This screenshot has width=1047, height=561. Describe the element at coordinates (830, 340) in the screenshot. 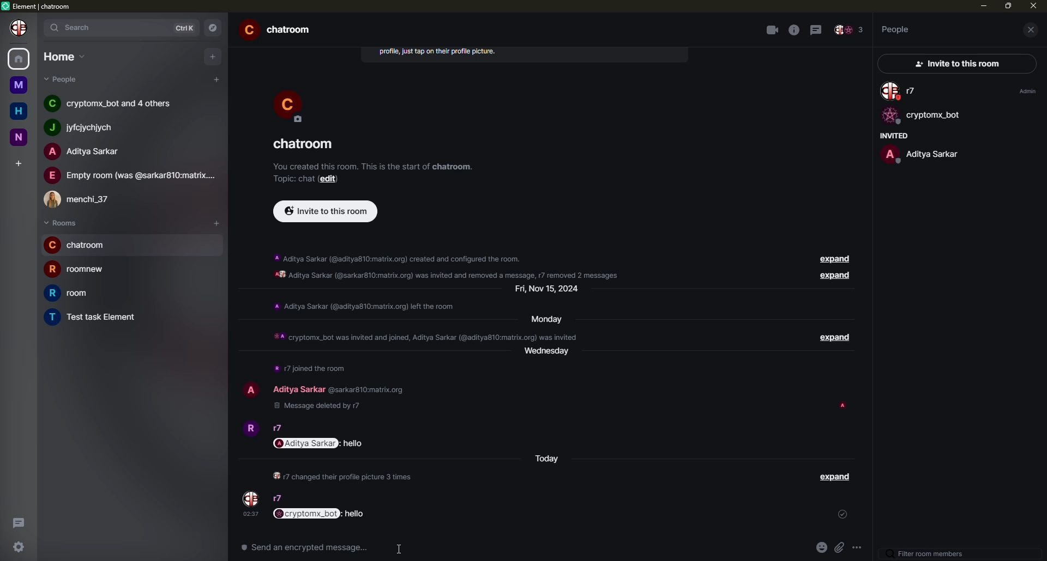

I see `expand` at that location.